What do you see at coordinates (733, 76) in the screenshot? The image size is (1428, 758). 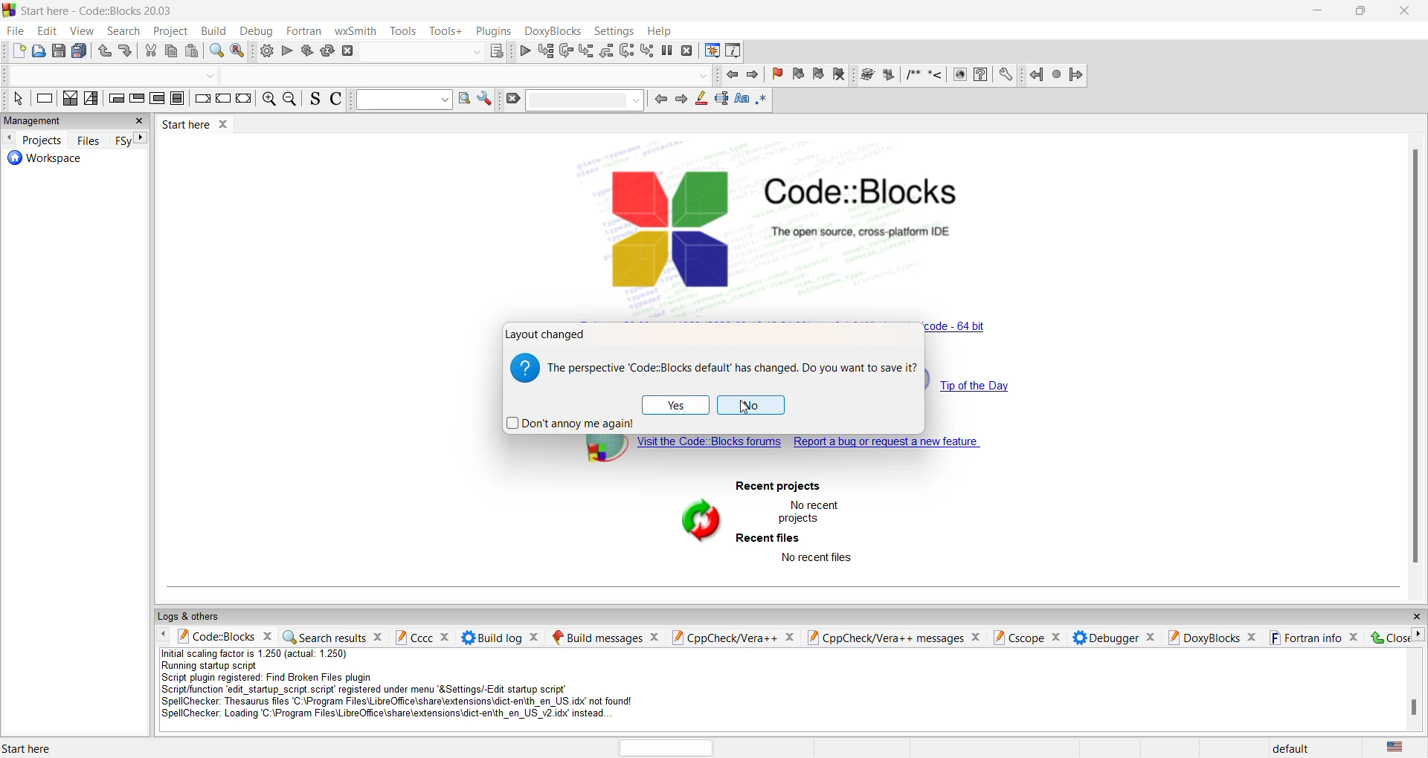 I see `go back` at bounding box center [733, 76].